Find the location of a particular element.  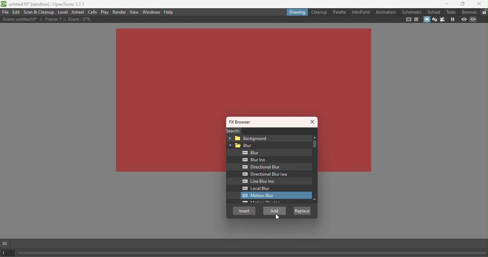

Directional blur Iwa is located at coordinates (263, 174).